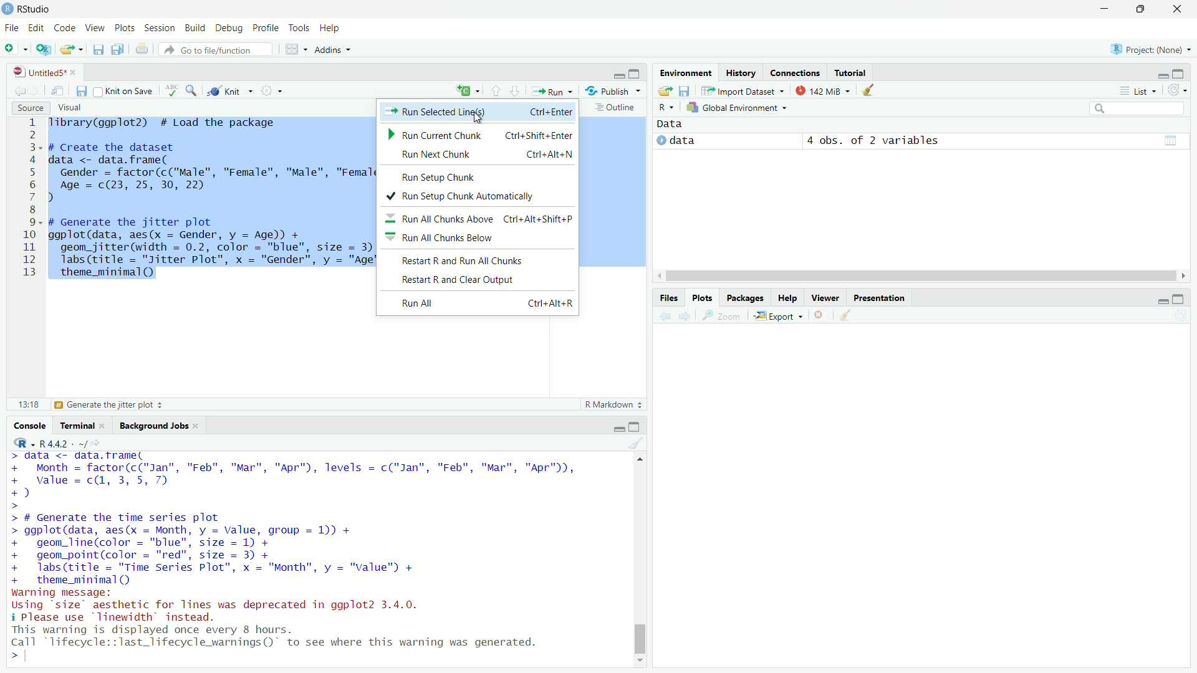 This screenshot has height=673, width=1197. What do you see at coordinates (75, 424) in the screenshot?
I see `terminal` at bounding box center [75, 424].